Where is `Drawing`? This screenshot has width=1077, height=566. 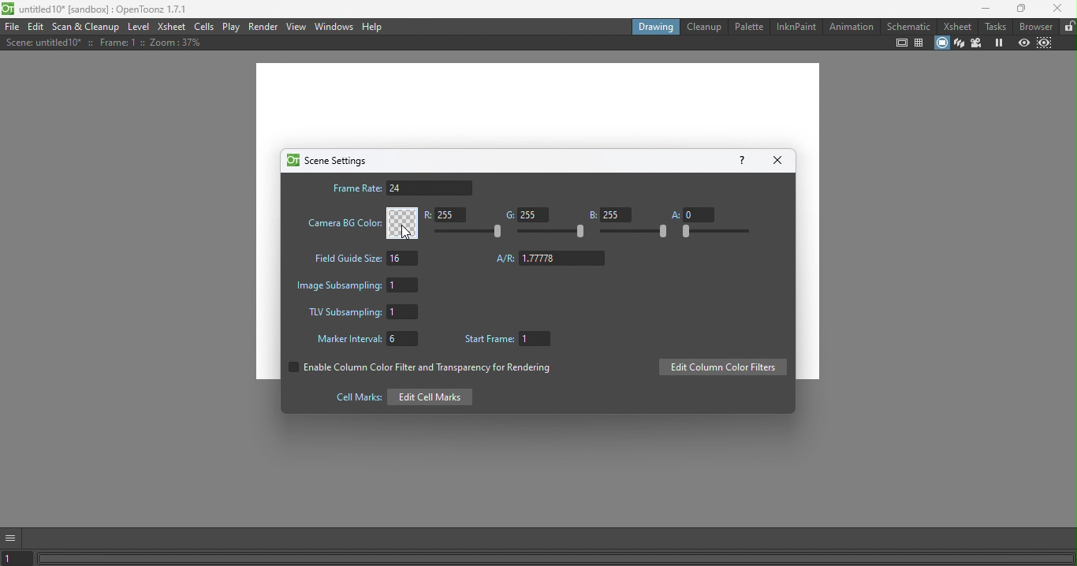 Drawing is located at coordinates (654, 26).